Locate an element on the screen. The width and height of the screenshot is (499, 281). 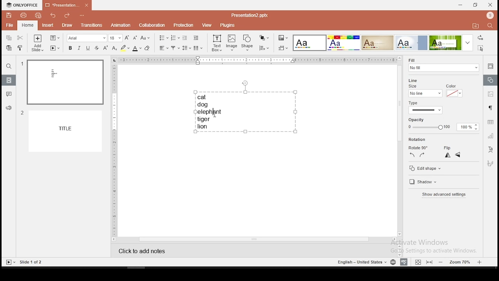
bullets is located at coordinates (163, 38).